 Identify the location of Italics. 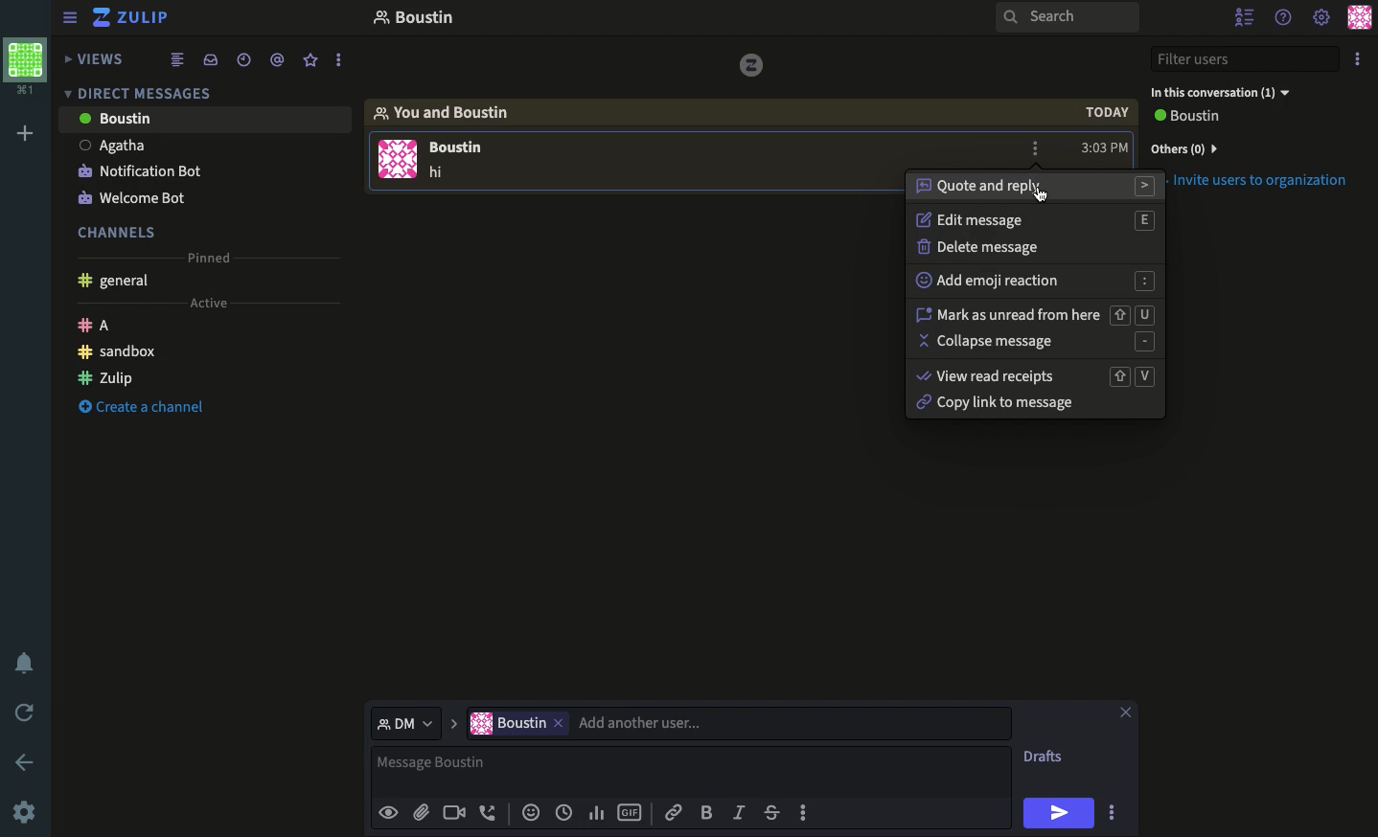
(740, 814).